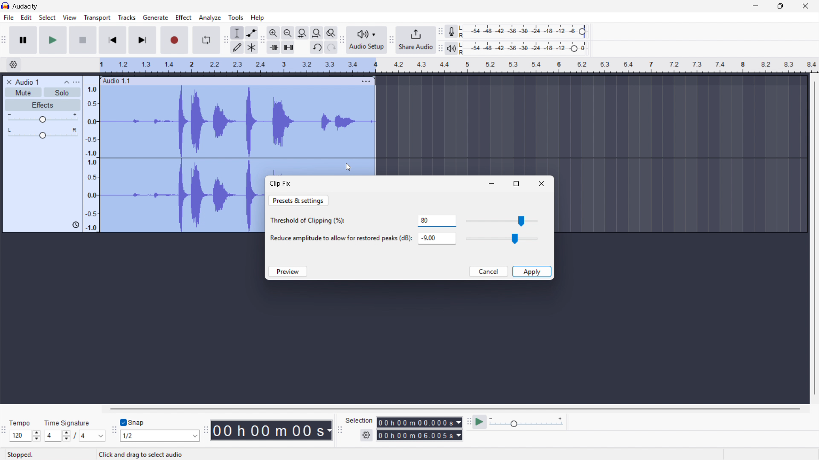  What do you see at coordinates (359, 420) in the screenshot?
I see `selection` at bounding box center [359, 420].